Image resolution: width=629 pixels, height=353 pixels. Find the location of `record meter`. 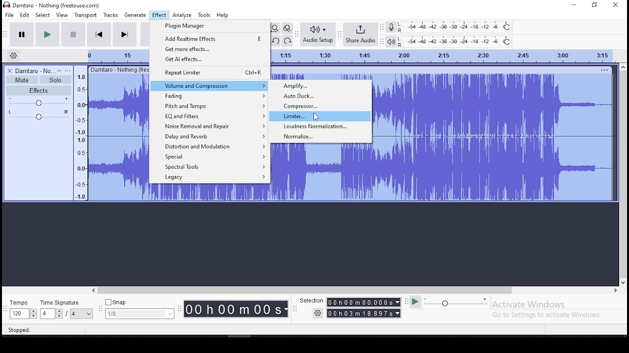

record meter is located at coordinates (391, 26).